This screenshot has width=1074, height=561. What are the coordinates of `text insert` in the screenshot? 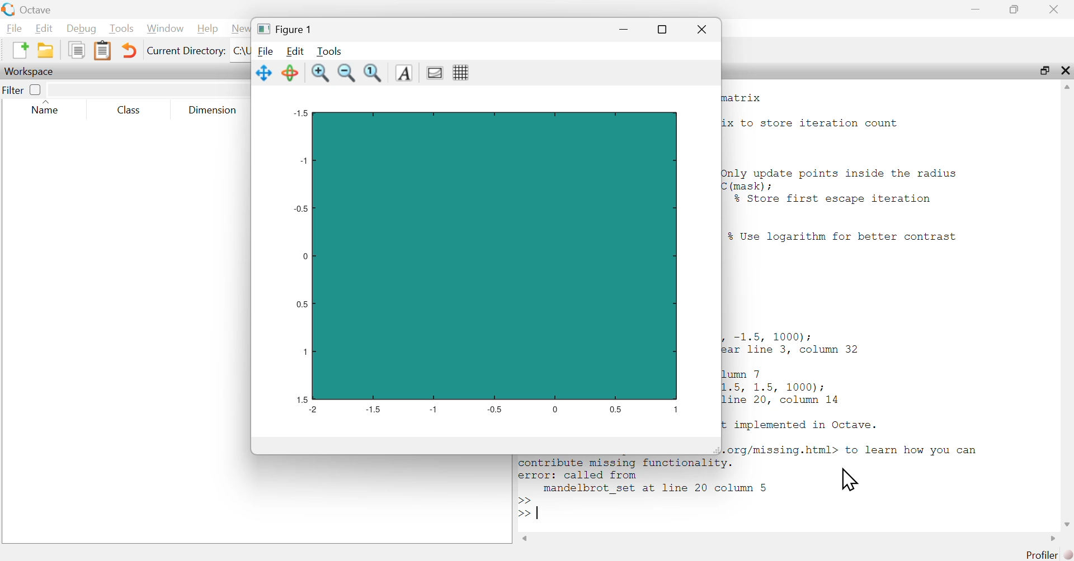 It's located at (404, 73).